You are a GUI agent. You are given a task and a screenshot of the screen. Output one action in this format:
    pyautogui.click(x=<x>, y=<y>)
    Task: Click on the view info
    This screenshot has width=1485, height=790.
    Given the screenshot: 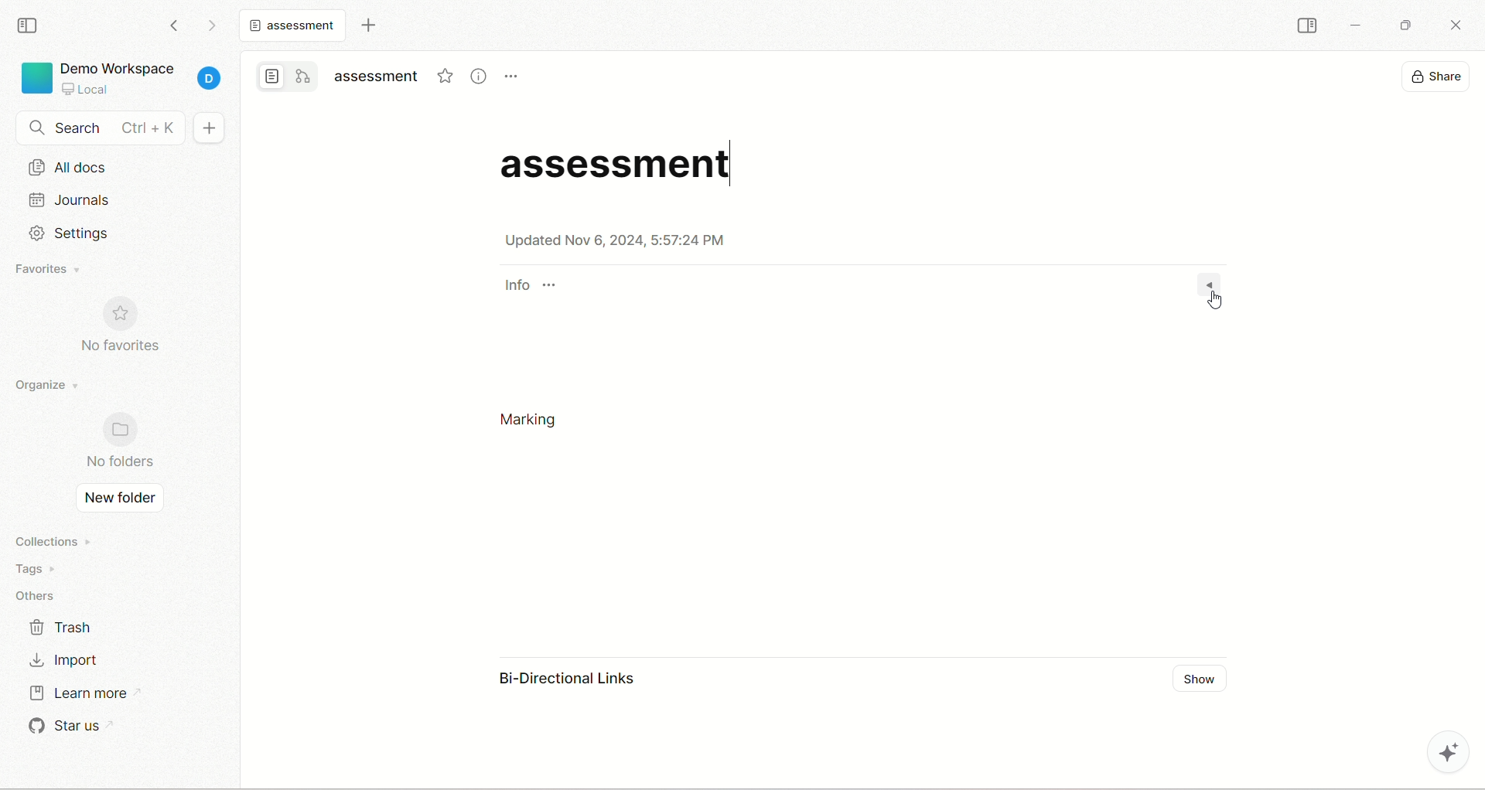 What is the action you would take?
    pyautogui.click(x=479, y=74)
    